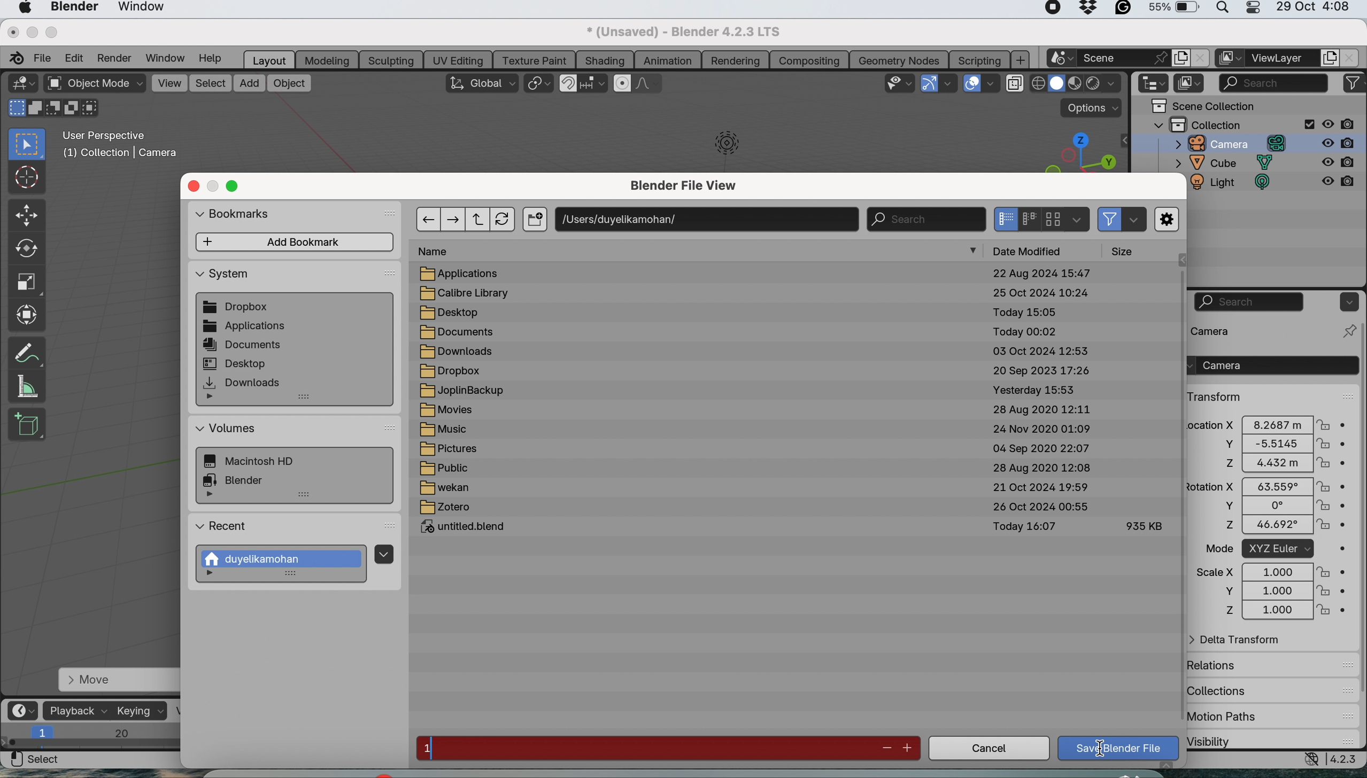 This screenshot has width=1367, height=778. What do you see at coordinates (1269, 571) in the screenshot?
I see `scale x 1.000` at bounding box center [1269, 571].